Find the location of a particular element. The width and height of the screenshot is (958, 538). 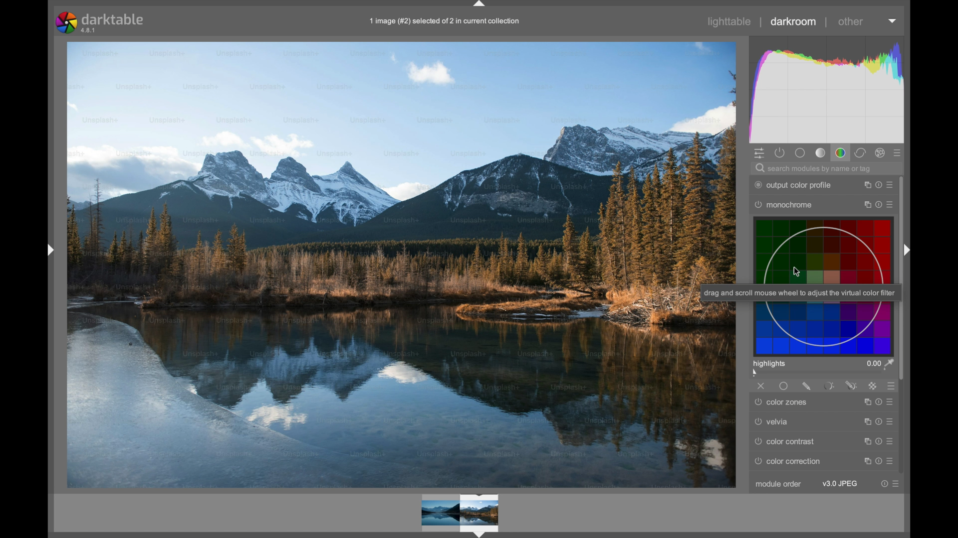

color correction is located at coordinates (787, 461).